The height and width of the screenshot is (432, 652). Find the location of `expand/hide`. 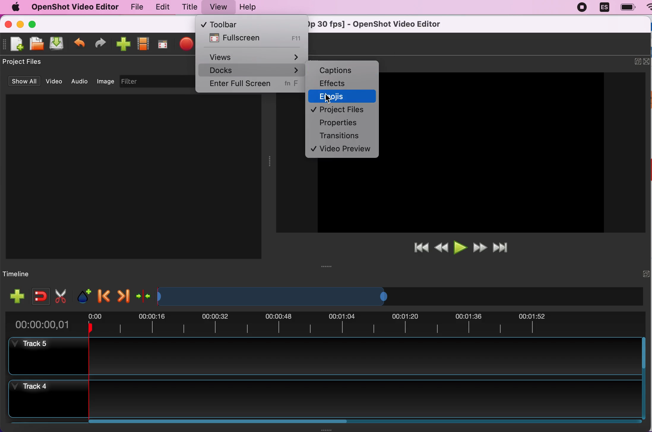

expand/hide is located at coordinates (637, 61).